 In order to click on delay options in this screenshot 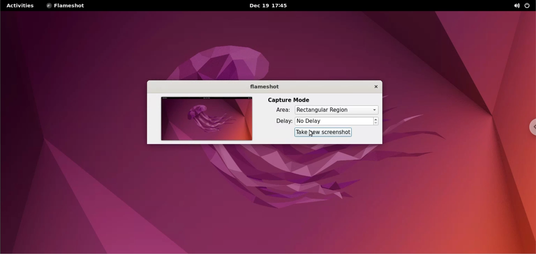, I will do `click(333, 121)`.